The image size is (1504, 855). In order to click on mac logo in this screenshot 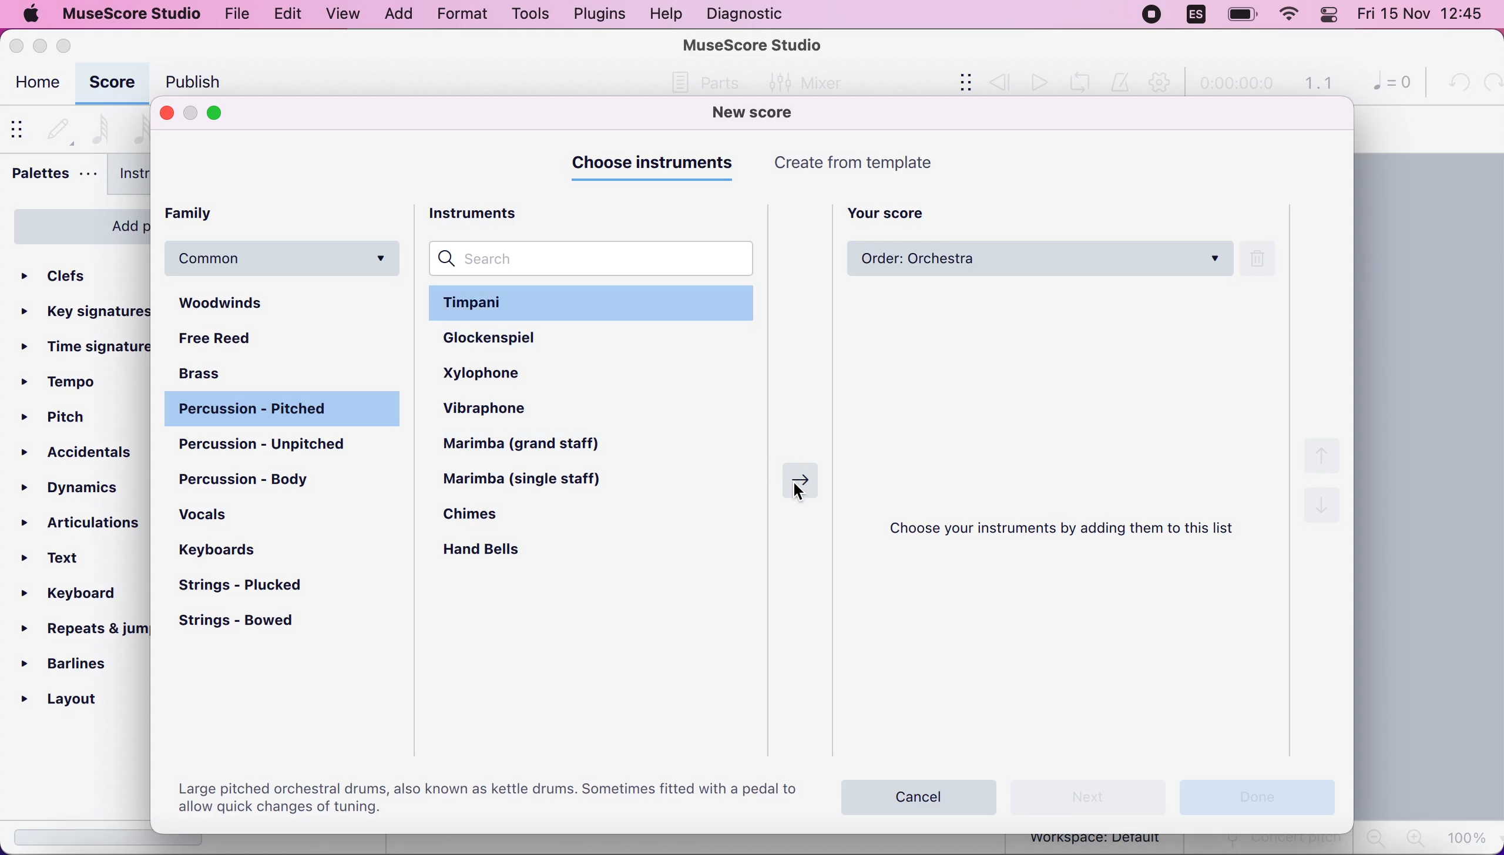, I will do `click(31, 15)`.